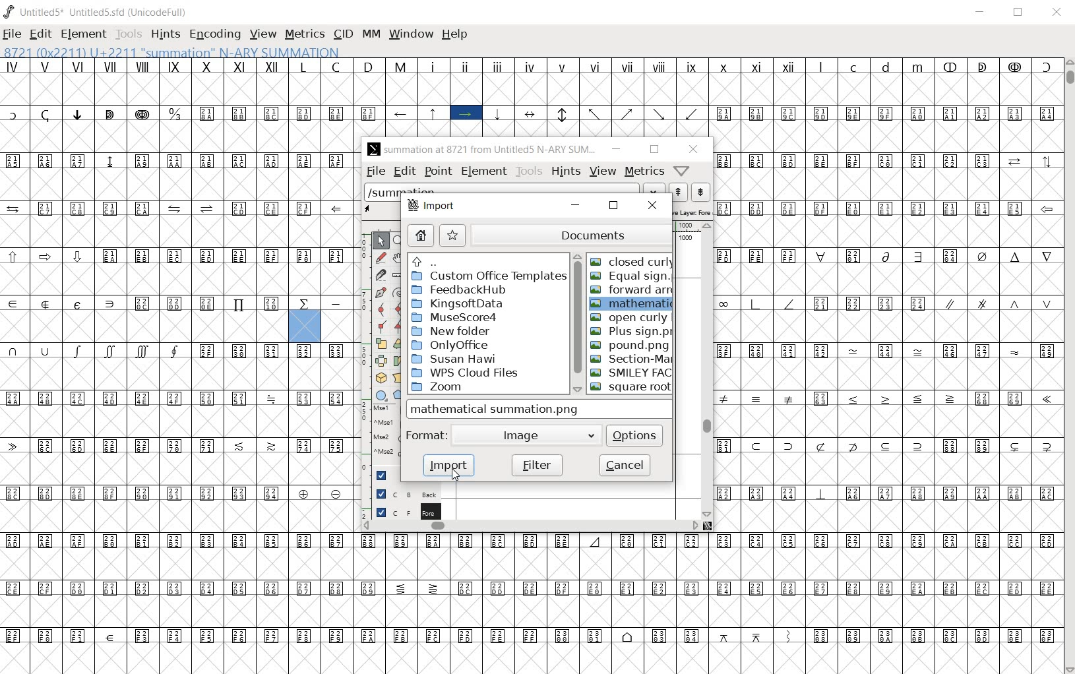 This screenshot has height=674, width=1075. Describe the element at coordinates (632, 373) in the screenshot. I see `SMILEY FACE` at that location.